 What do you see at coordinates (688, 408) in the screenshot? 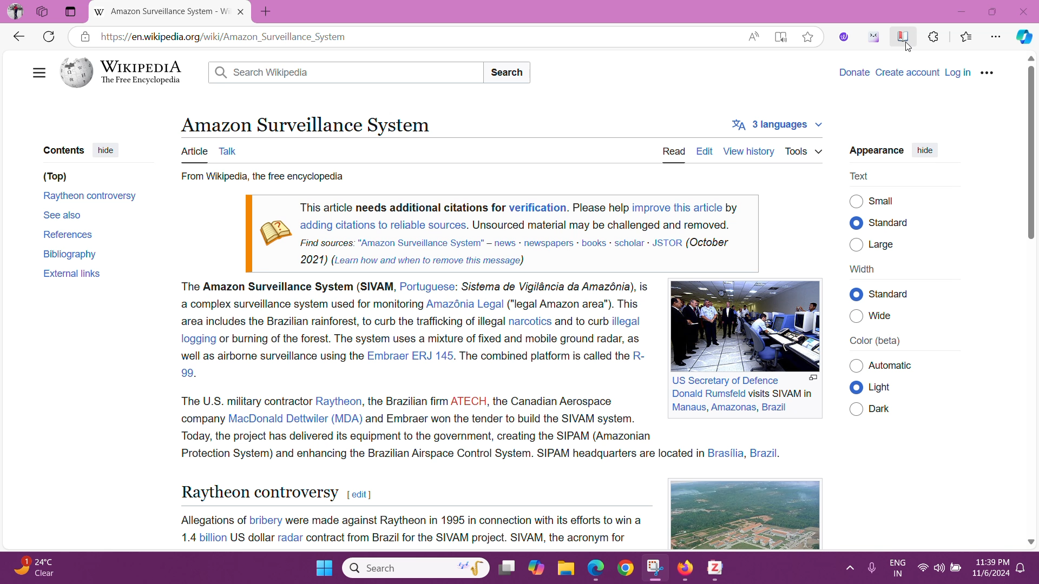
I see `Manaus` at bounding box center [688, 408].